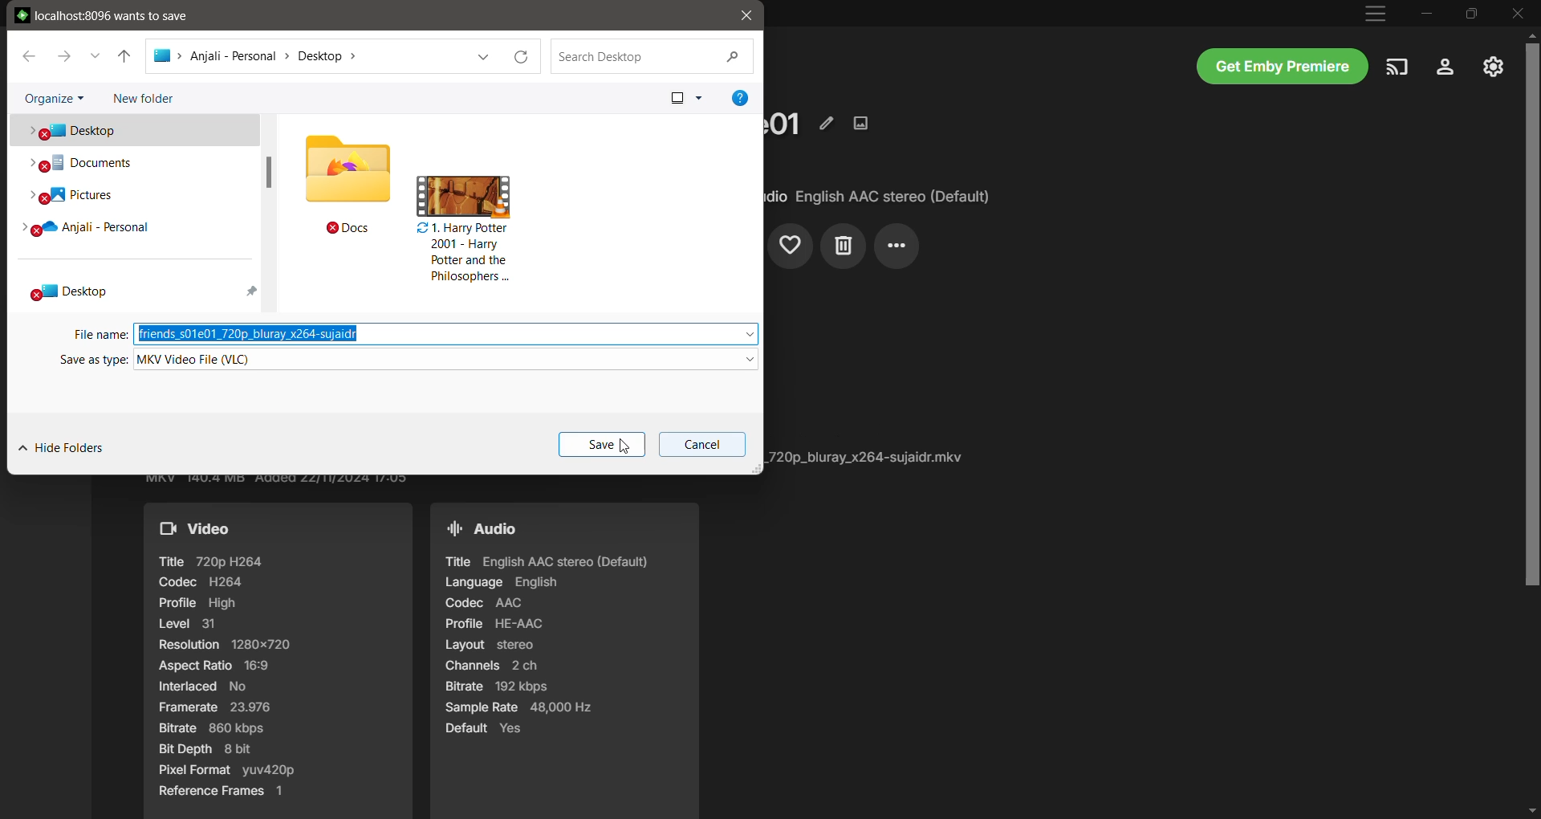 The height and width of the screenshot is (819, 1541). What do you see at coordinates (897, 247) in the screenshot?
I see `More` at bounding box center [897, 247].